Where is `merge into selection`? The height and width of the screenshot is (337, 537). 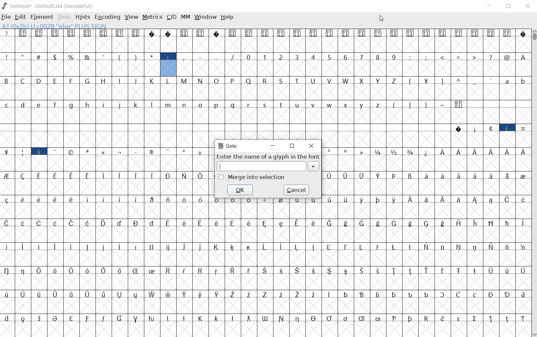 merge into selection is located at coordinates (252, 177).